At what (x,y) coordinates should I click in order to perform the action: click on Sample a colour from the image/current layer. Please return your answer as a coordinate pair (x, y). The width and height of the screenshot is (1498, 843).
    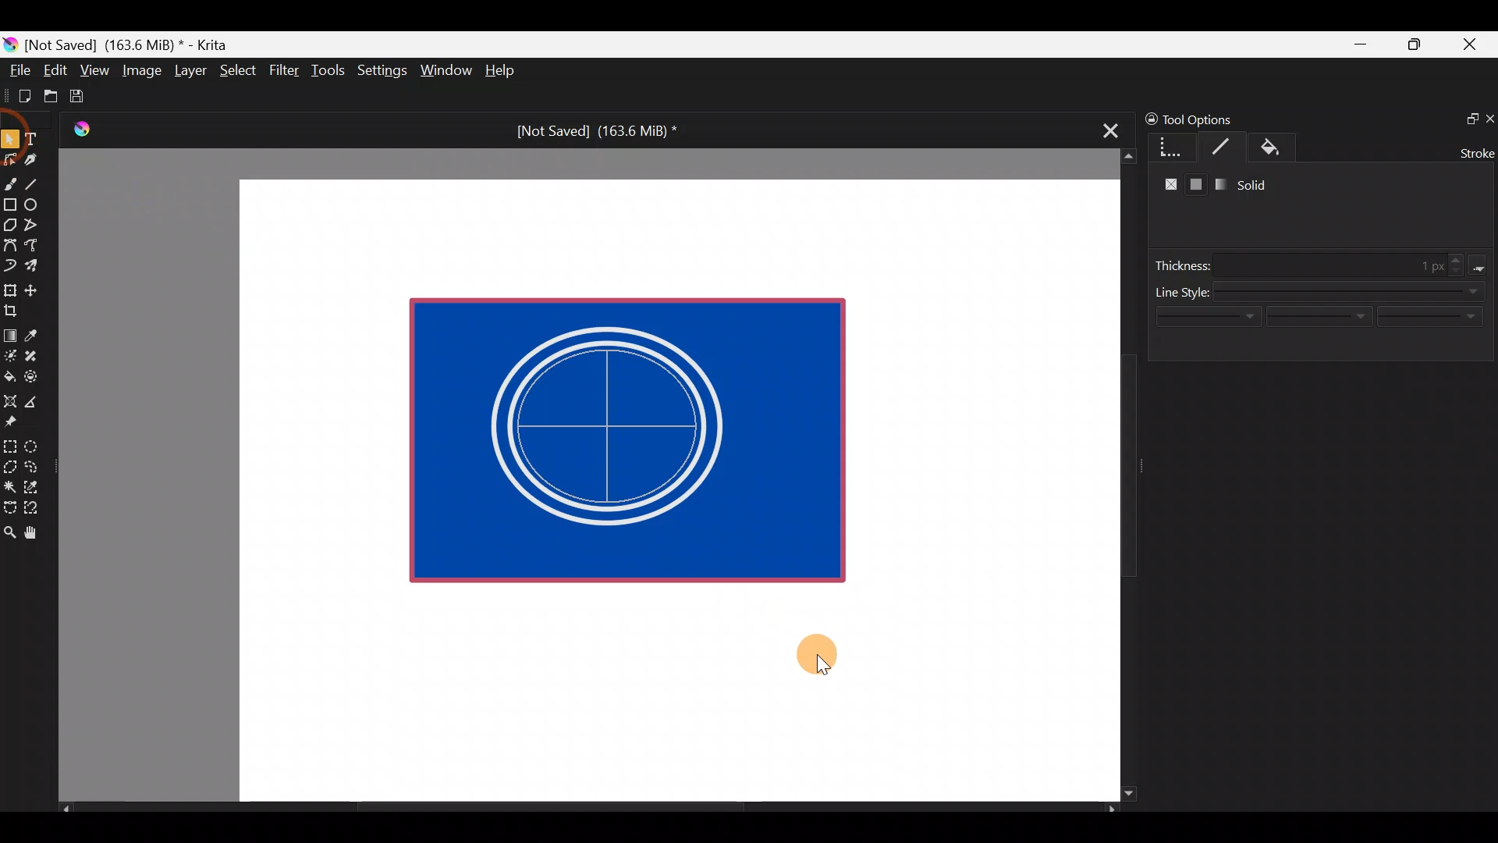
    Looking at the image, I should click on (37, 333).